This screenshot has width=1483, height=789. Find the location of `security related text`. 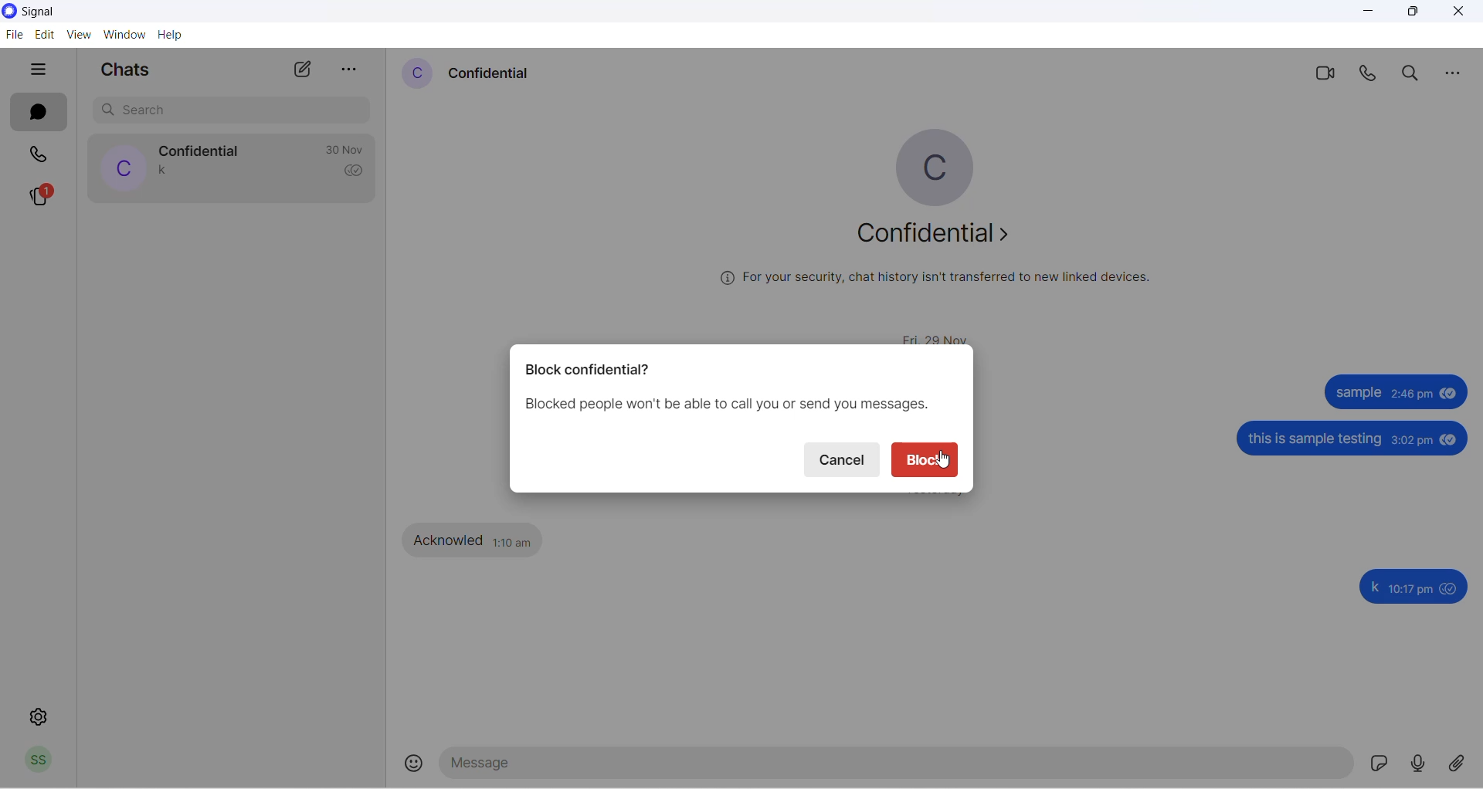

security related text is located at coordinates (942, 285).